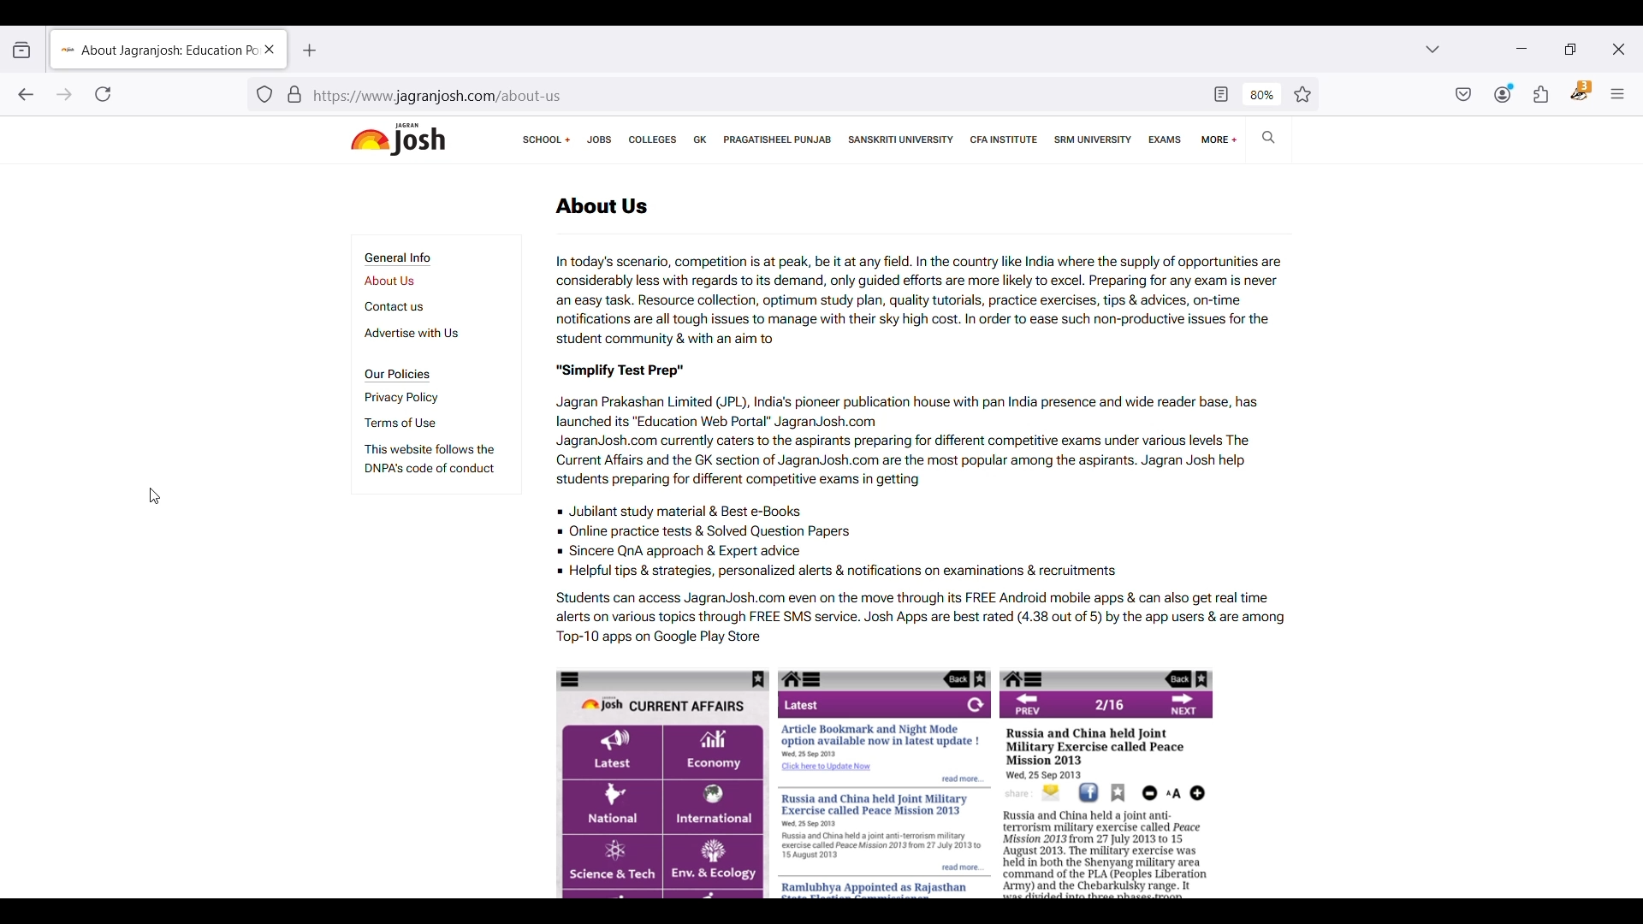 This screenshot has width=1643, height=924. What do you see at coordinates (154, 49) in the screenshot?
I see `About Jagran Josh Education` at bounding box center [154, 49].